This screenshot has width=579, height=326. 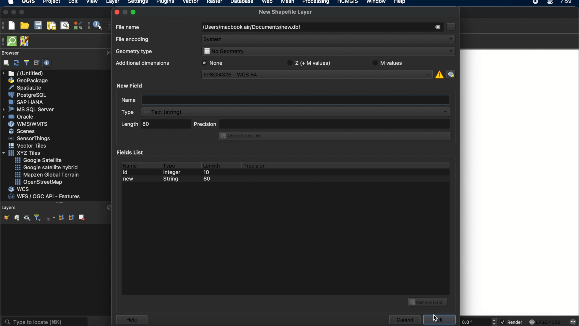 I want to click on messages, so click(x=572, y=322).